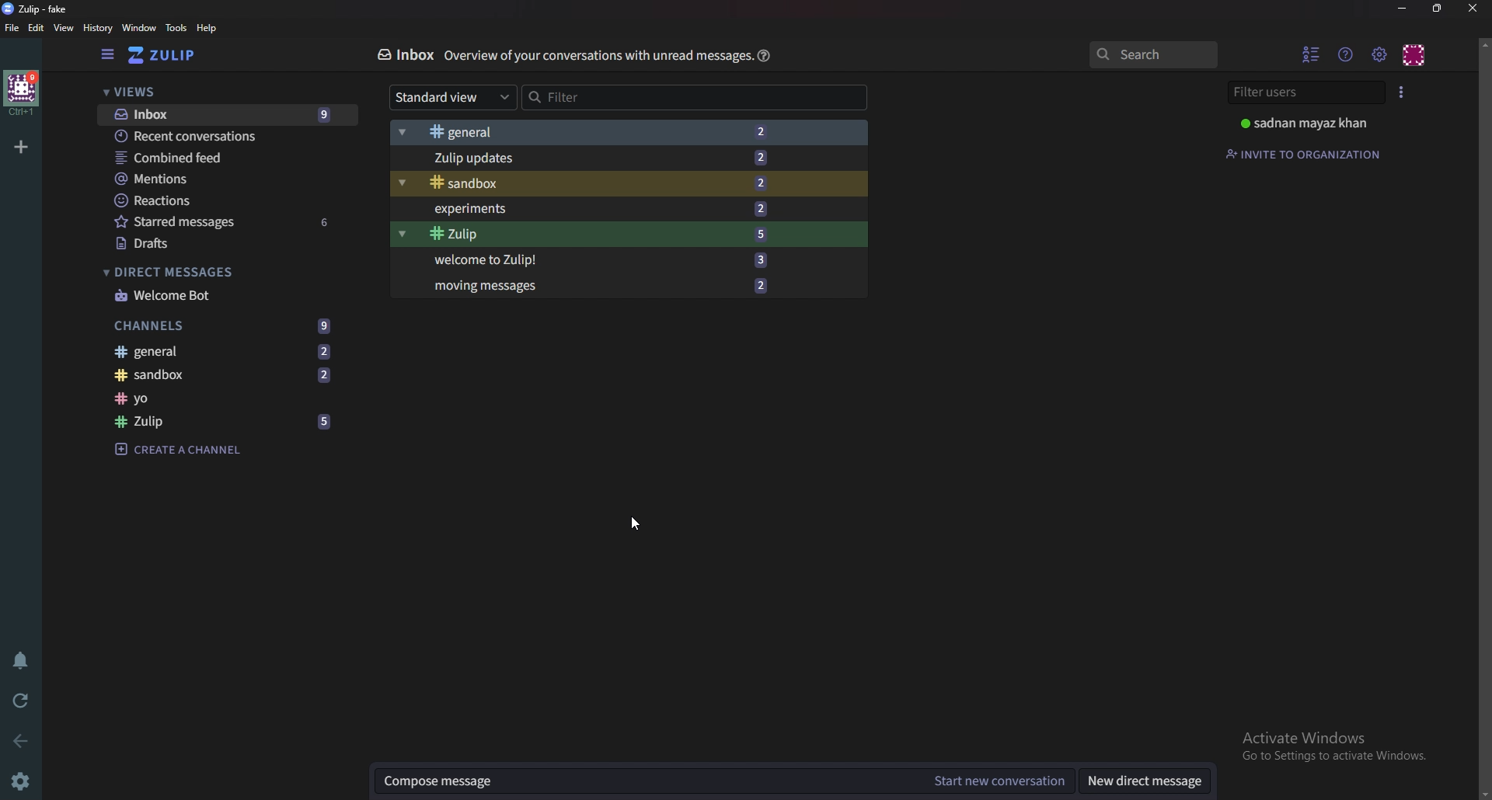 The height and width of the screenshot is (800, 1492). Describe the element at coordinates (209, 202) in the screenshot. I see `Reactions` at that location.